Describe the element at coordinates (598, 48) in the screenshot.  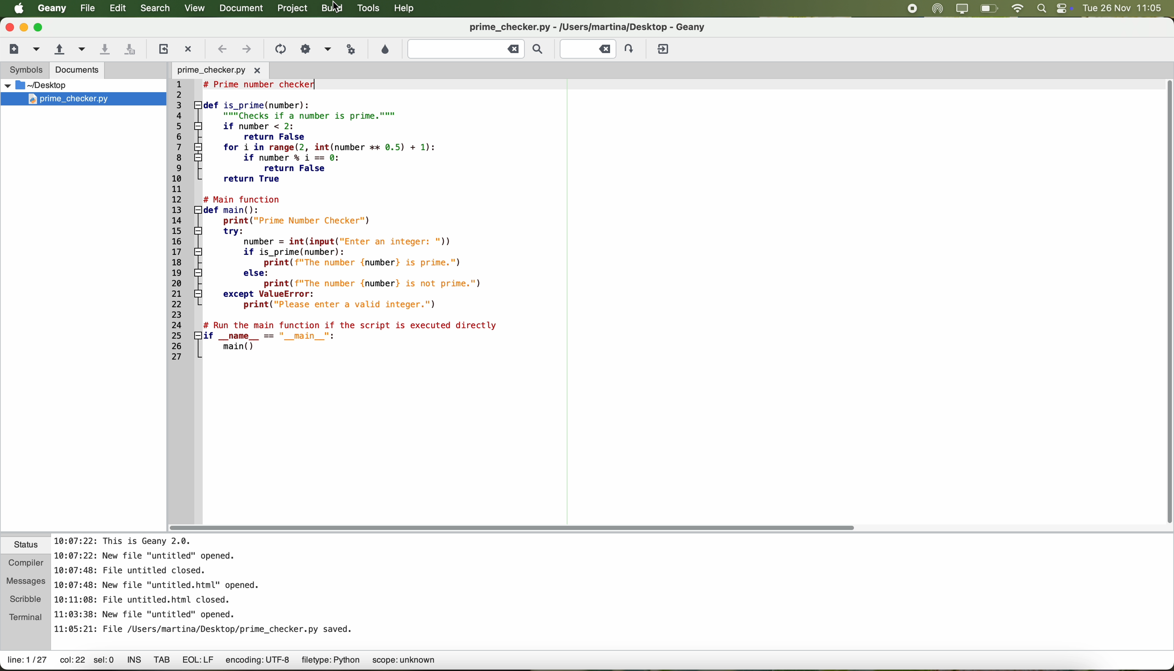
I see `Jump to the entered line number` at that location.